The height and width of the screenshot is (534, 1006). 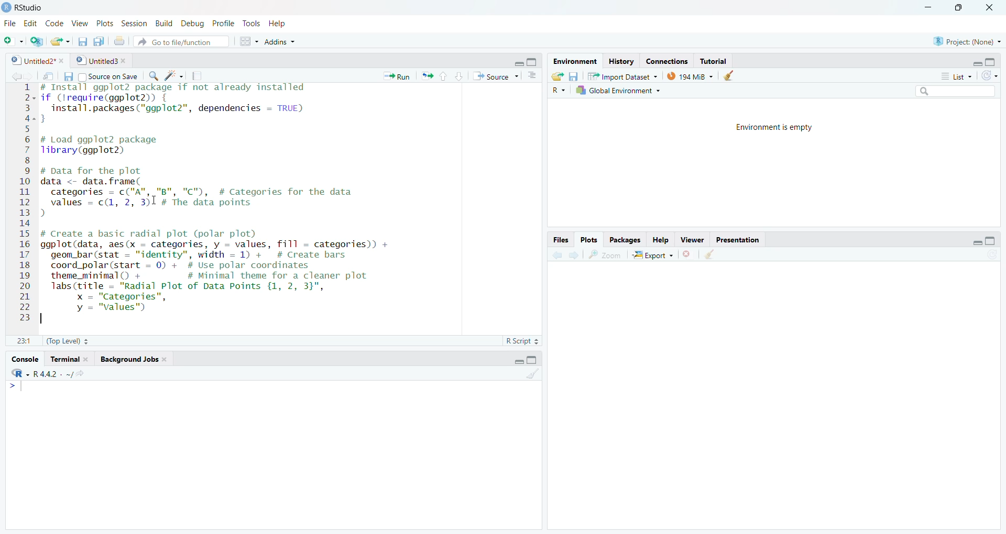 What do you see at coordinates (517, 361) in the screenshot?
I see `Minimize` at bounding box center [517, 361].